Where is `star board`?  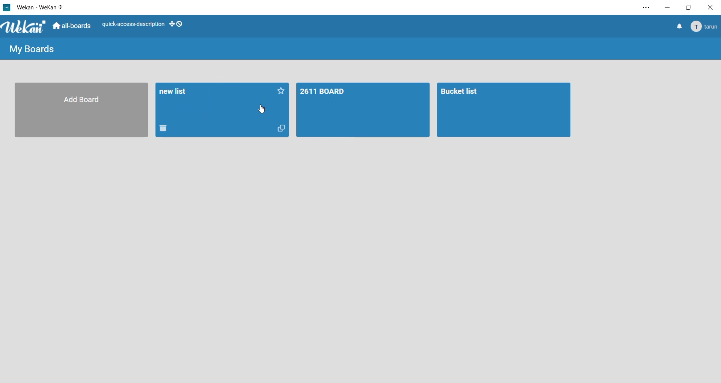
star board is located at coordinates (282, 92).